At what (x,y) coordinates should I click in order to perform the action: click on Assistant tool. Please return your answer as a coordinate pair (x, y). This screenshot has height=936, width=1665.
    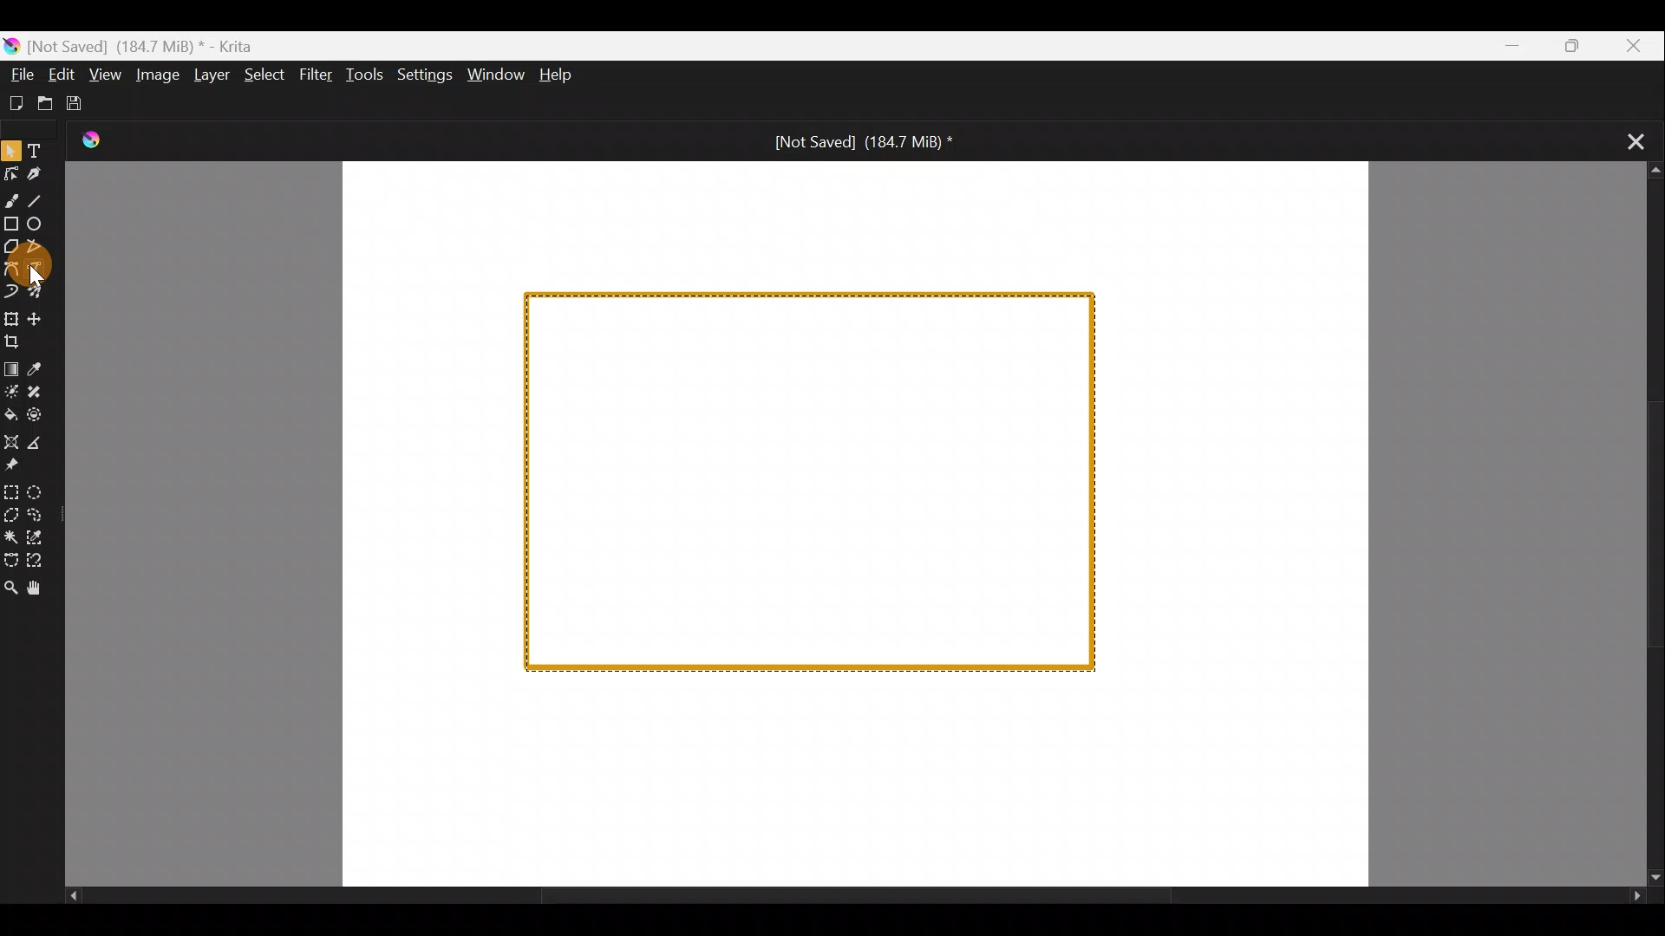
    Looking at the image, I should click on (10, 441).